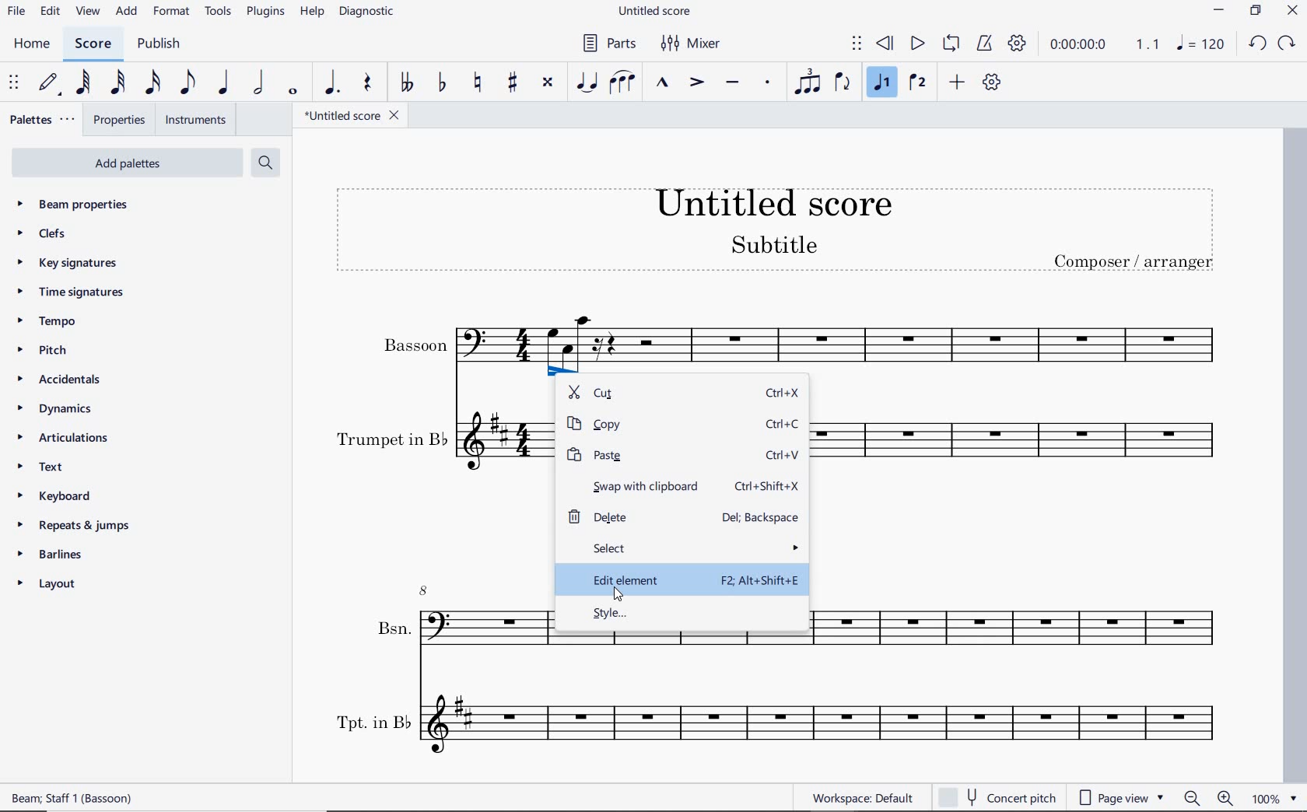  What do you see at coordinates (1018, 43) in the screenshot?
I see `playback settings` at bounding box center [1018, 43].